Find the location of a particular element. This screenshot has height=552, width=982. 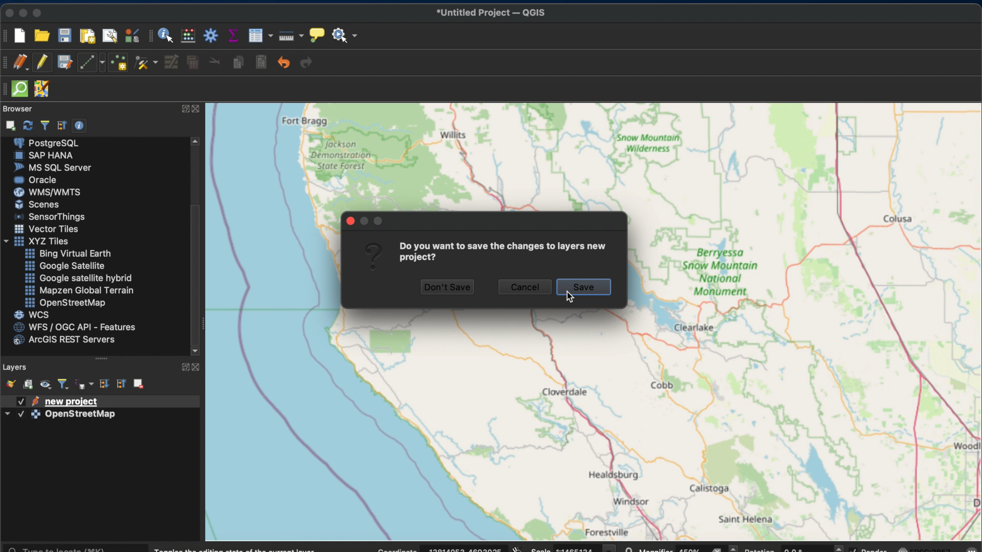

digitizing tool bar is located at coordinates (7, 63).